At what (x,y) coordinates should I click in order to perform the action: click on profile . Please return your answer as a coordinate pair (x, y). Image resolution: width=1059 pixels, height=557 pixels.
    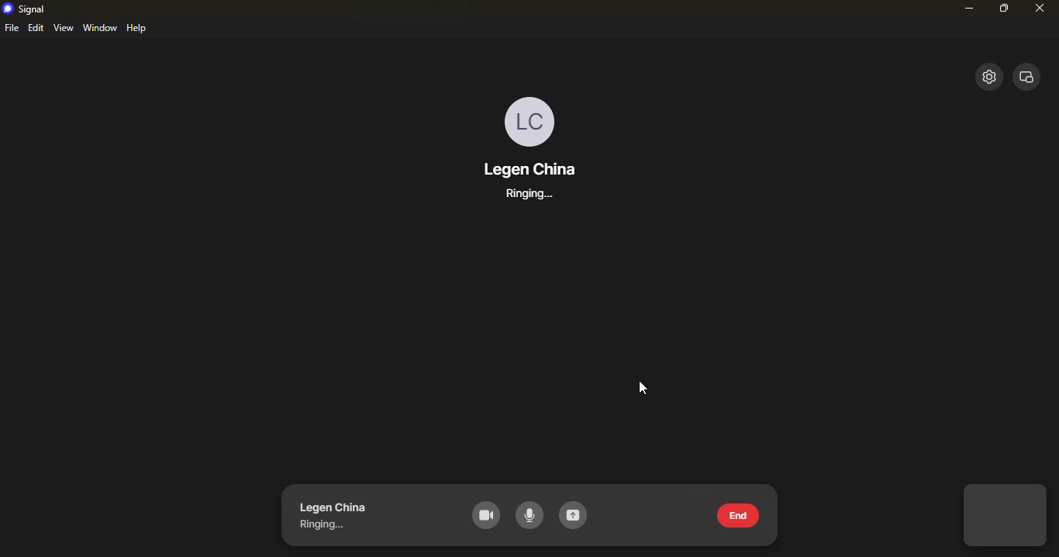
    Looking at the image, I should click on (529, 118).